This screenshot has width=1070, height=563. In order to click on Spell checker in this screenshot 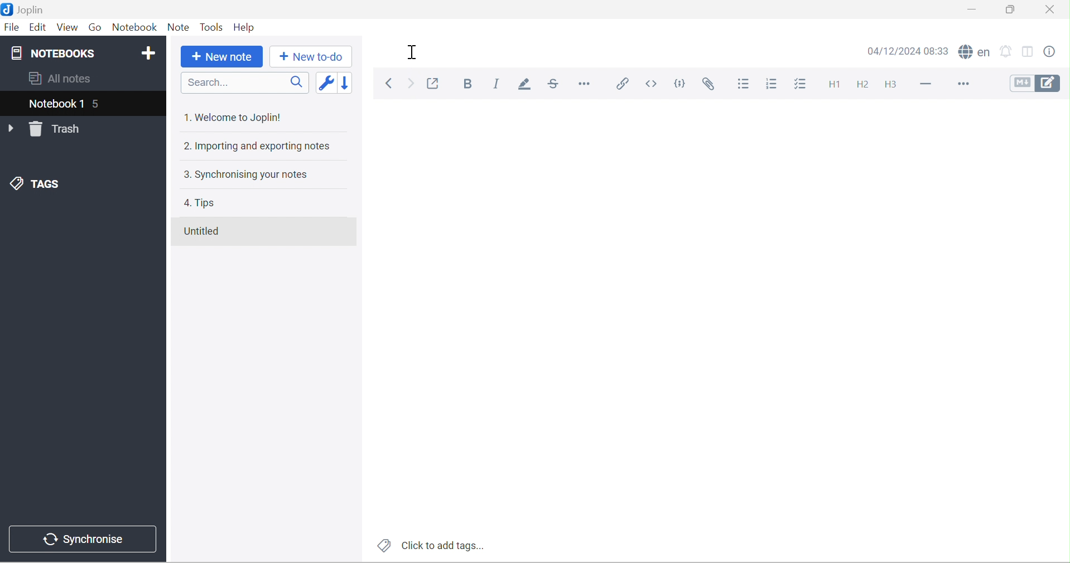, I will do `click(973, 51)`.